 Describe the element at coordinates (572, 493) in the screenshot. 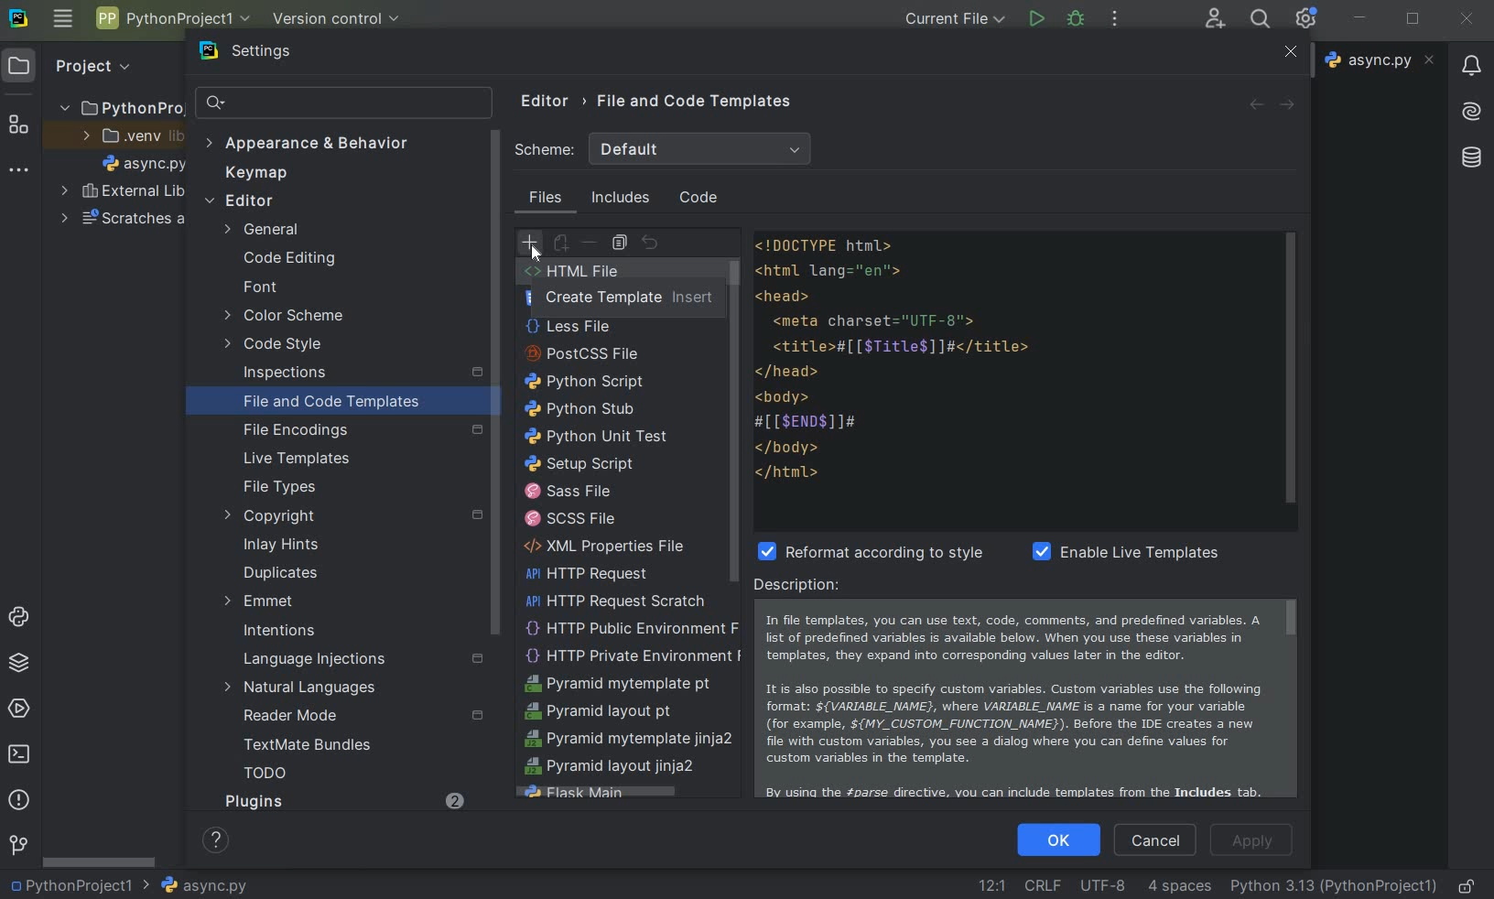

I see `sass file` at that location.